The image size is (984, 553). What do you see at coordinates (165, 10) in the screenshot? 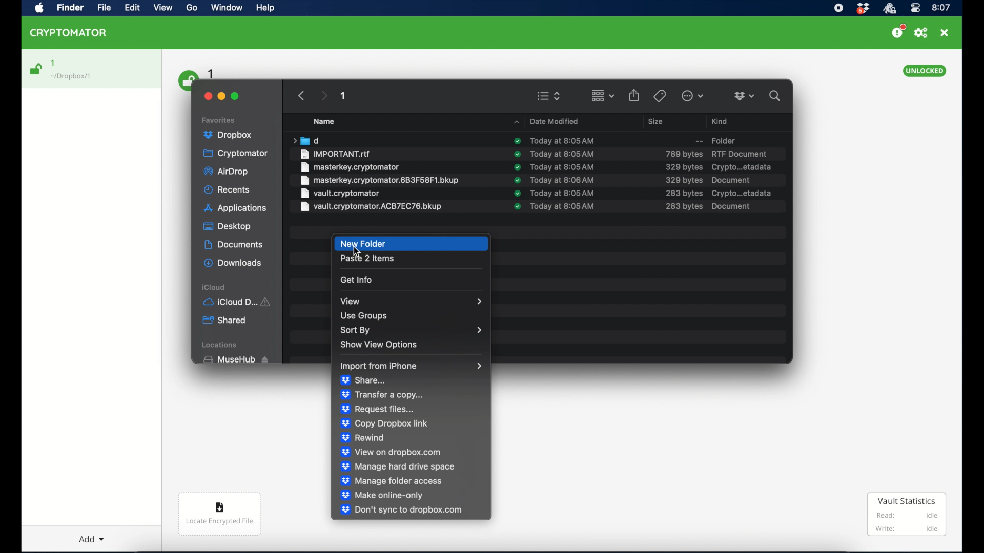
I see `View` at bounding box center [165, 10].